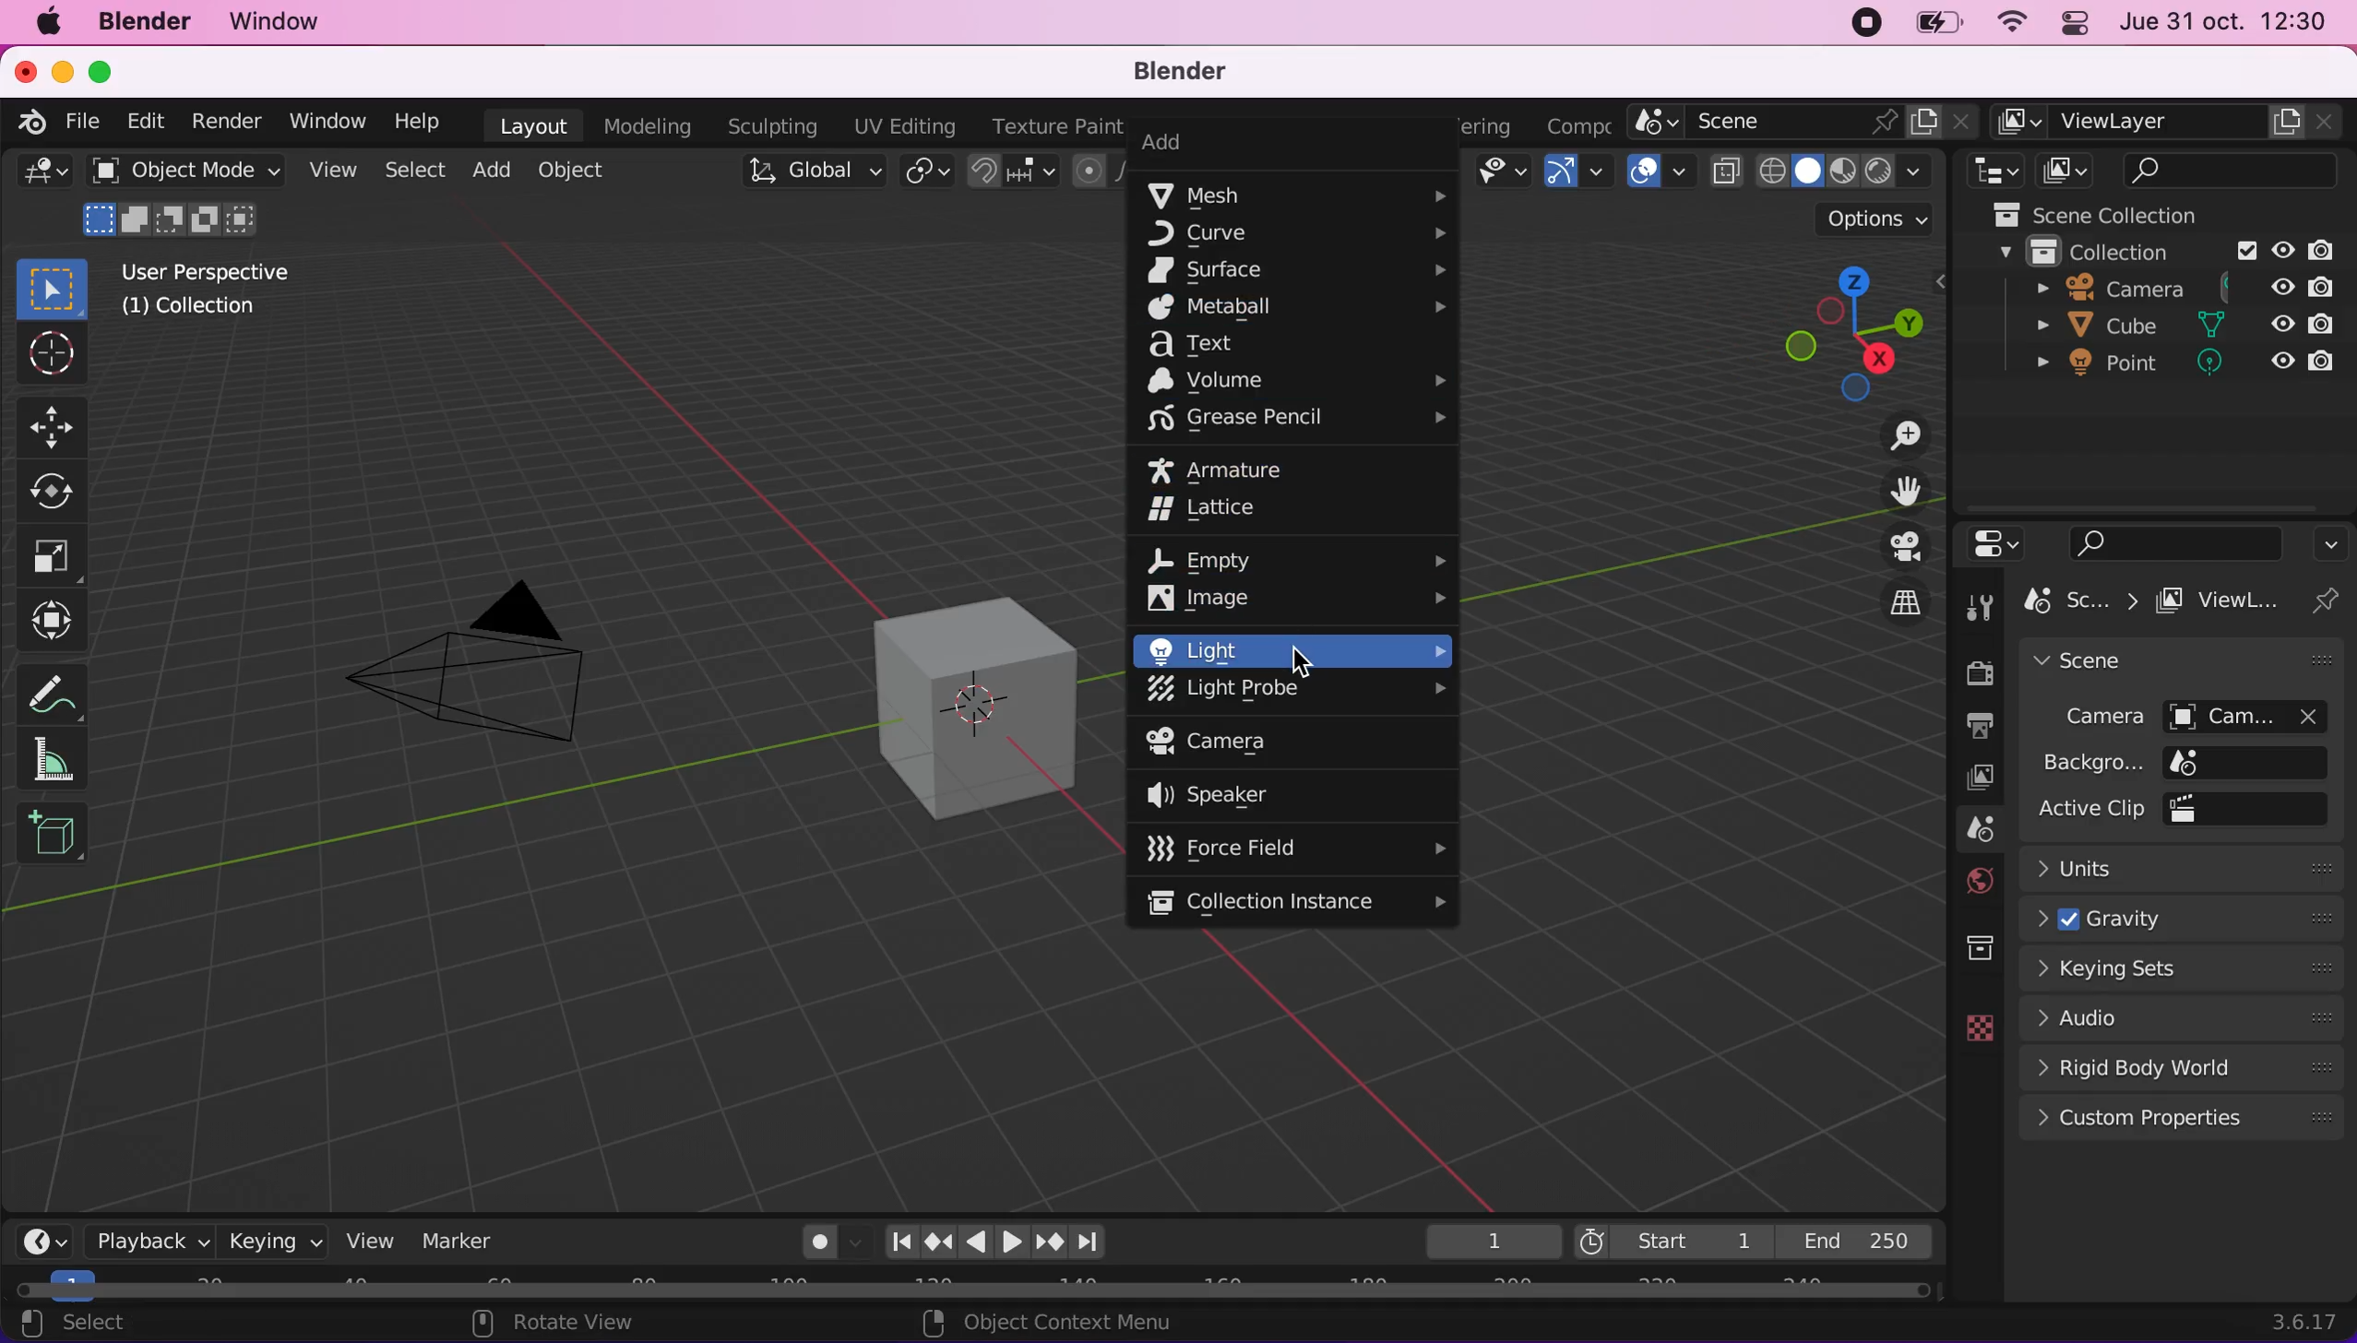  I want to click on audio, so click(2176, 1023).